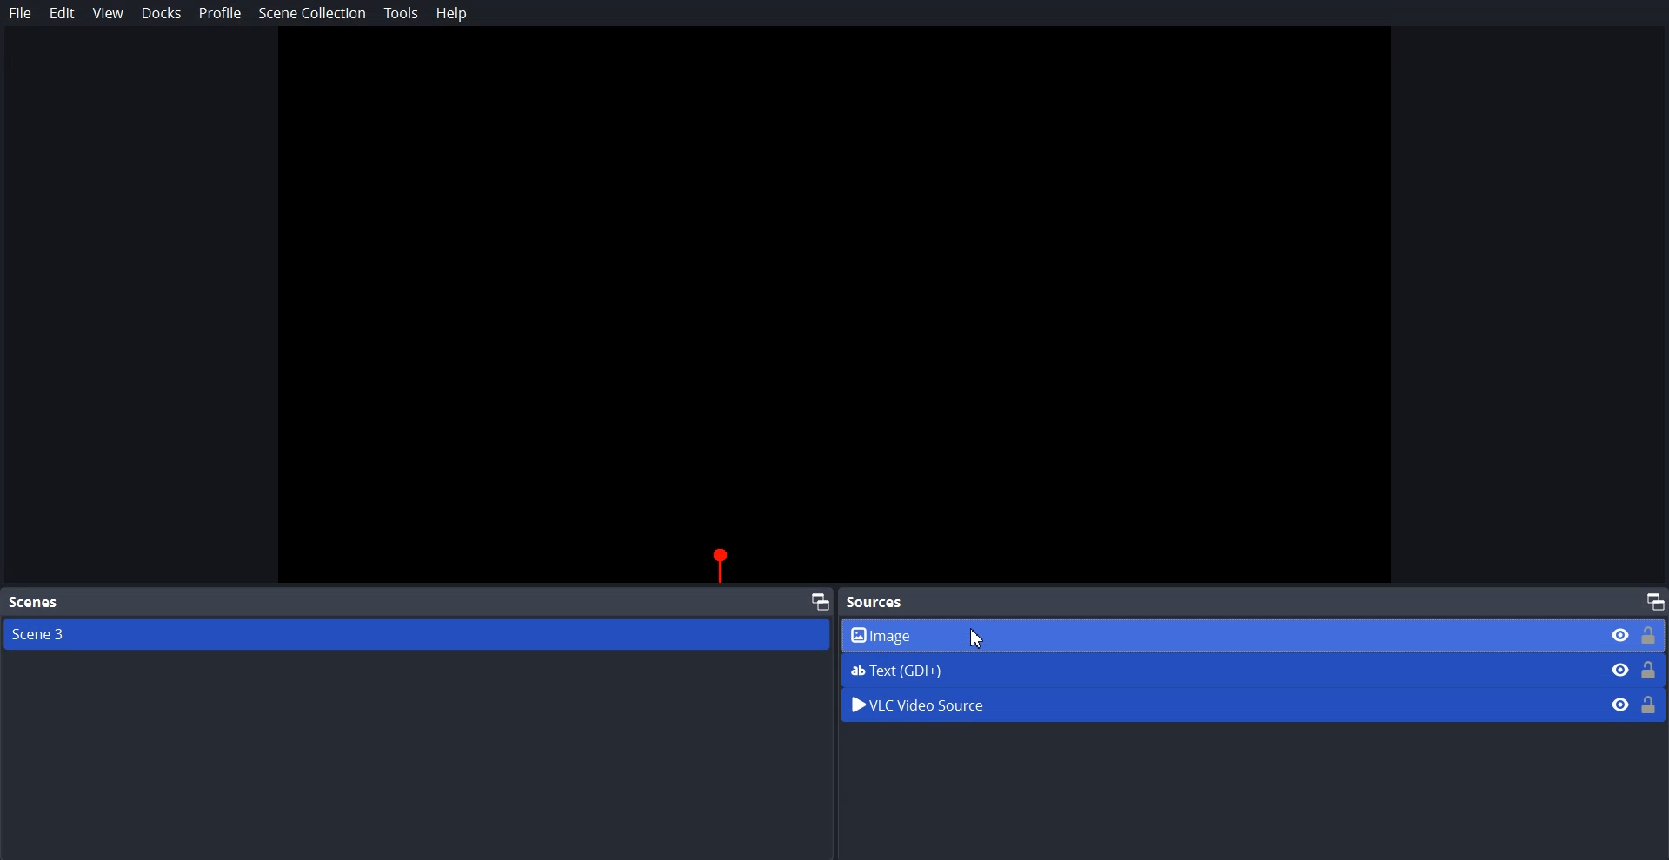 The height and width of the screenshot is (860, 1669). I want to click on Tools, so click(402, 13).